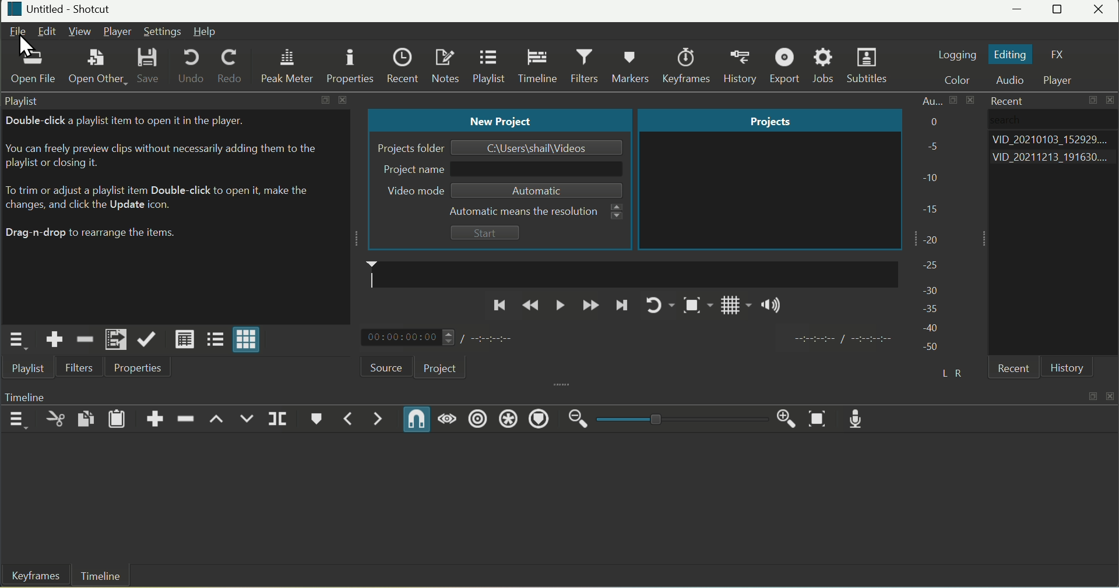 The width and height of the screenshot is (1119, 588). Describe the element at coordinates (230, 67) in the screenshot. I see `Redo` at that location.